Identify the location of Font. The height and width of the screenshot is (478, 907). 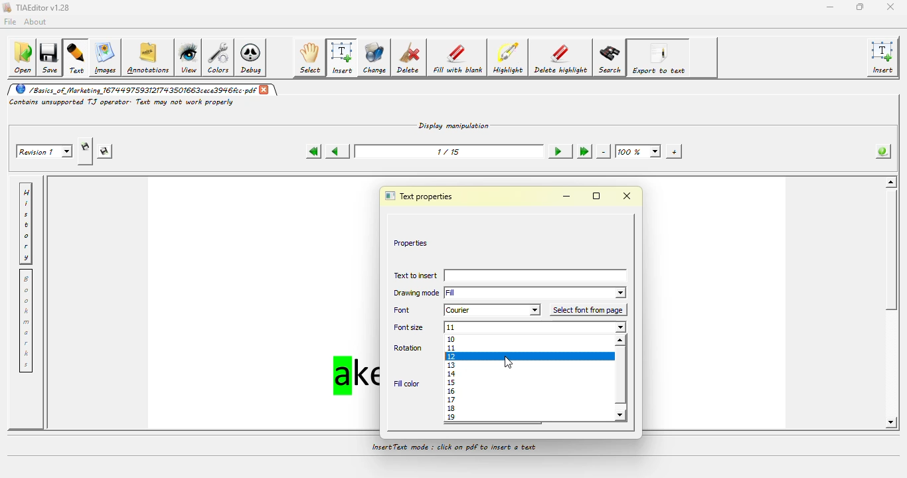
(406, 310).